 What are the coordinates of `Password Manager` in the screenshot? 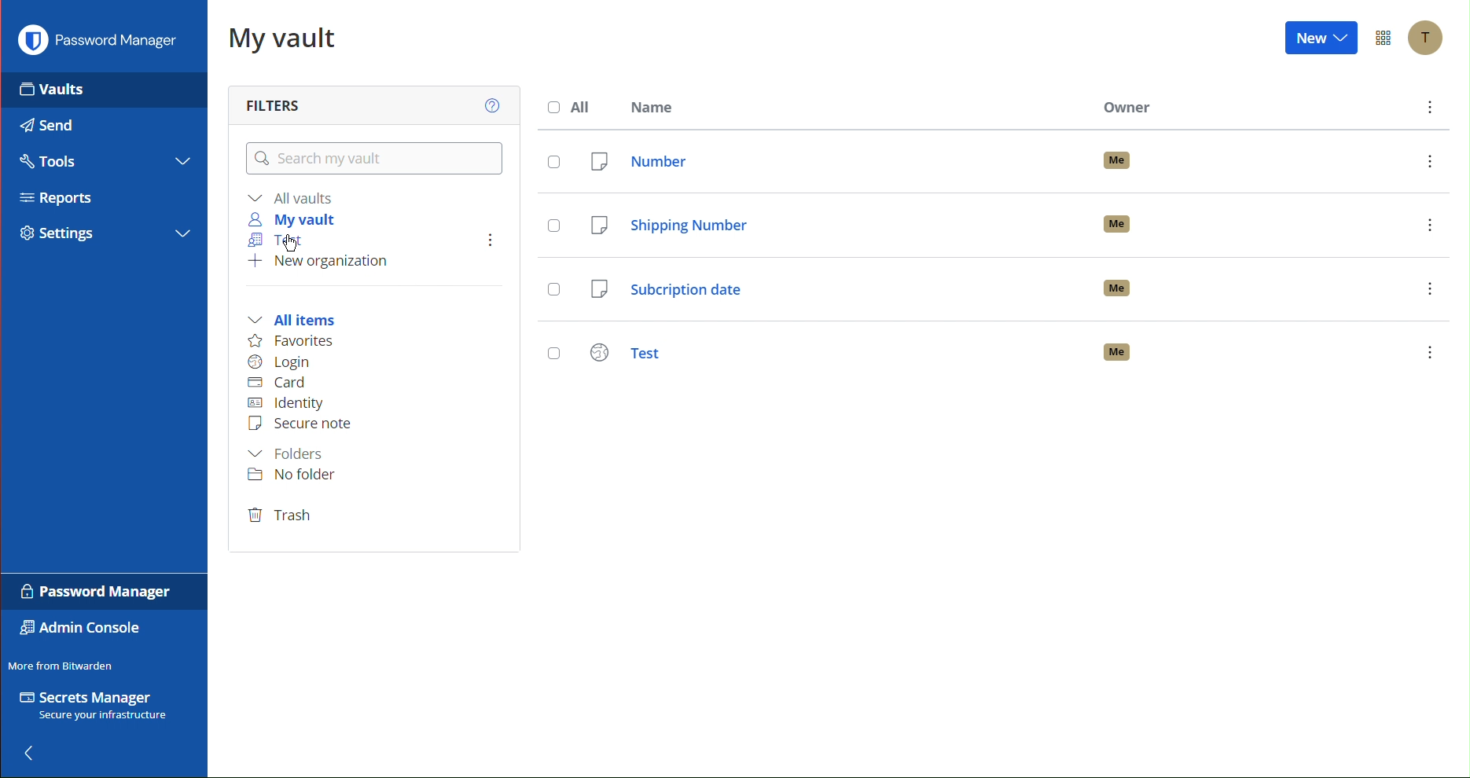 It's located at (97, 44).